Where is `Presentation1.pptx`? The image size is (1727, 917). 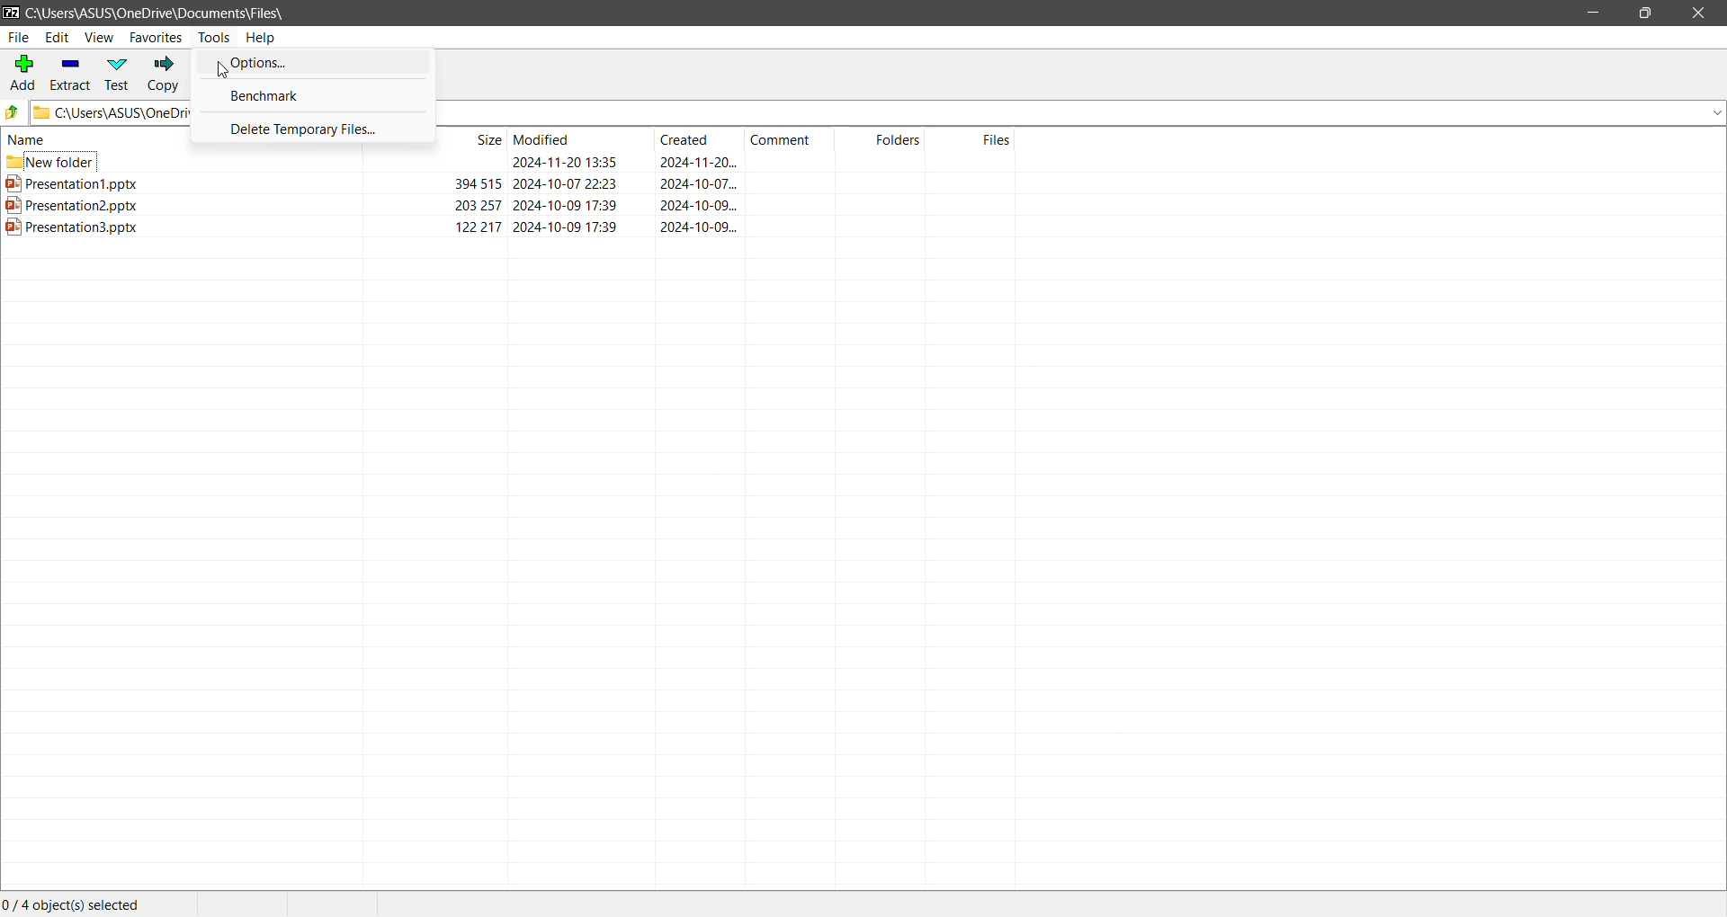
Presentation1.pptx is located at coordinates (512, 183).